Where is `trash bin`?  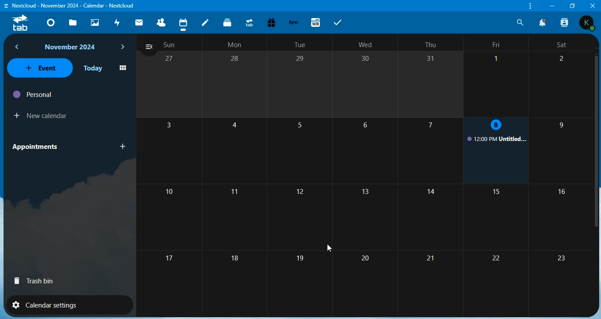
trash bin is located at coordinates (33, 281).